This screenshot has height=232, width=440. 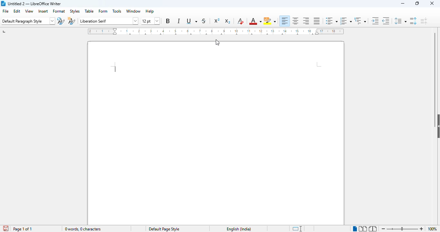 I want to click on decrease paragraph spacing, so click(x=424, y=21).